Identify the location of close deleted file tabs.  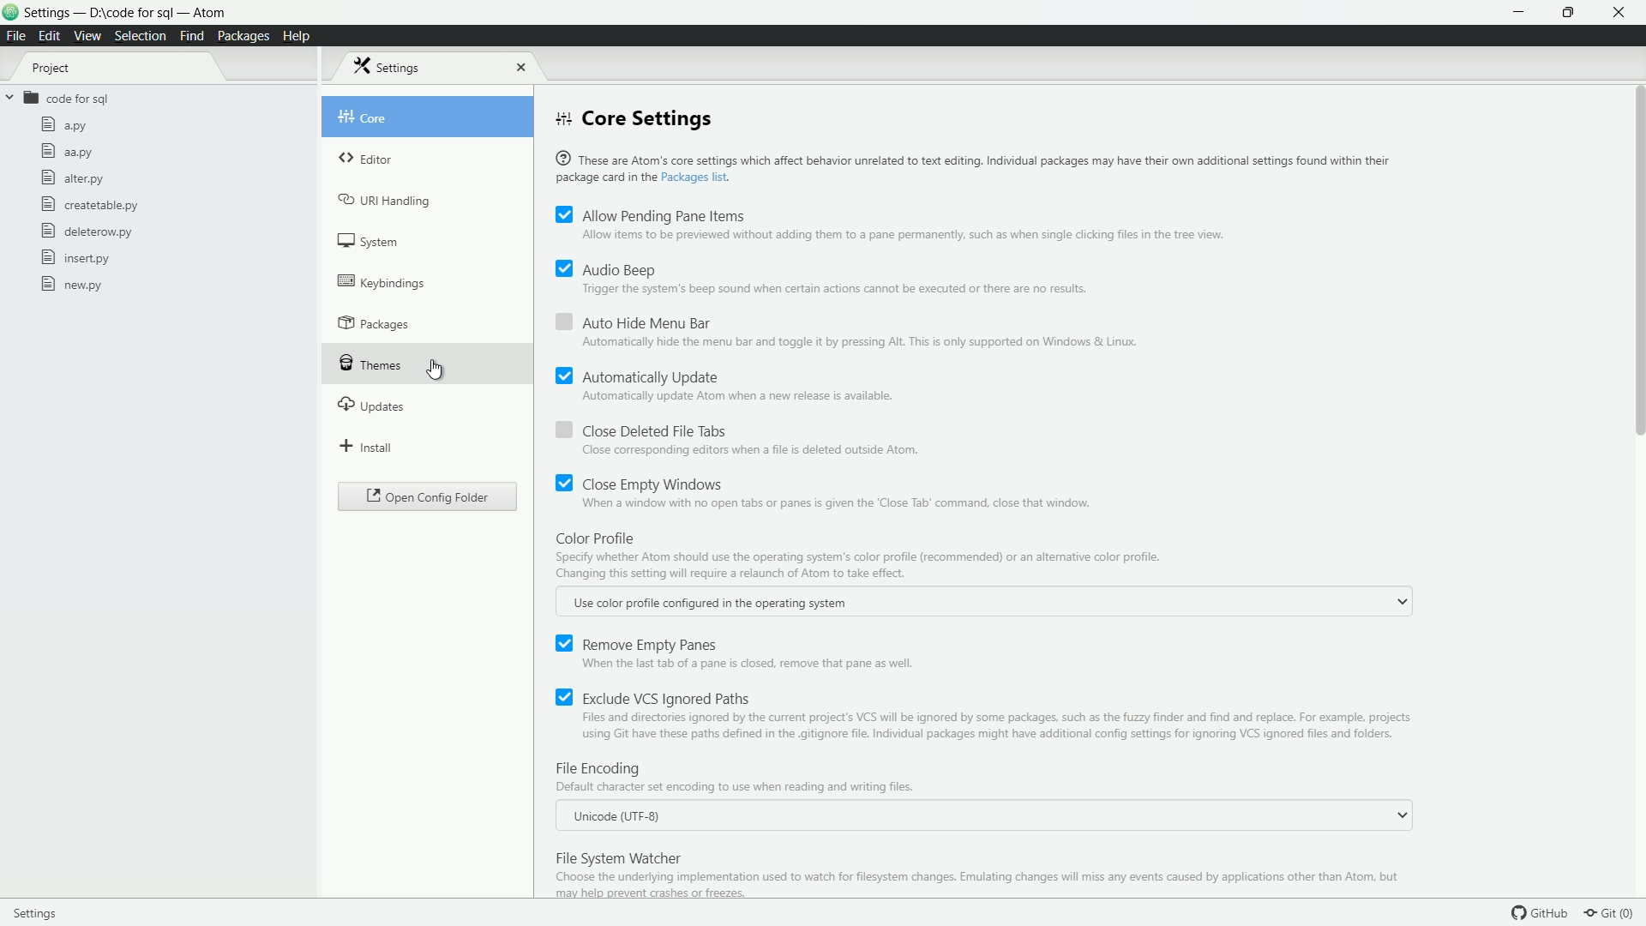
(640, 429).